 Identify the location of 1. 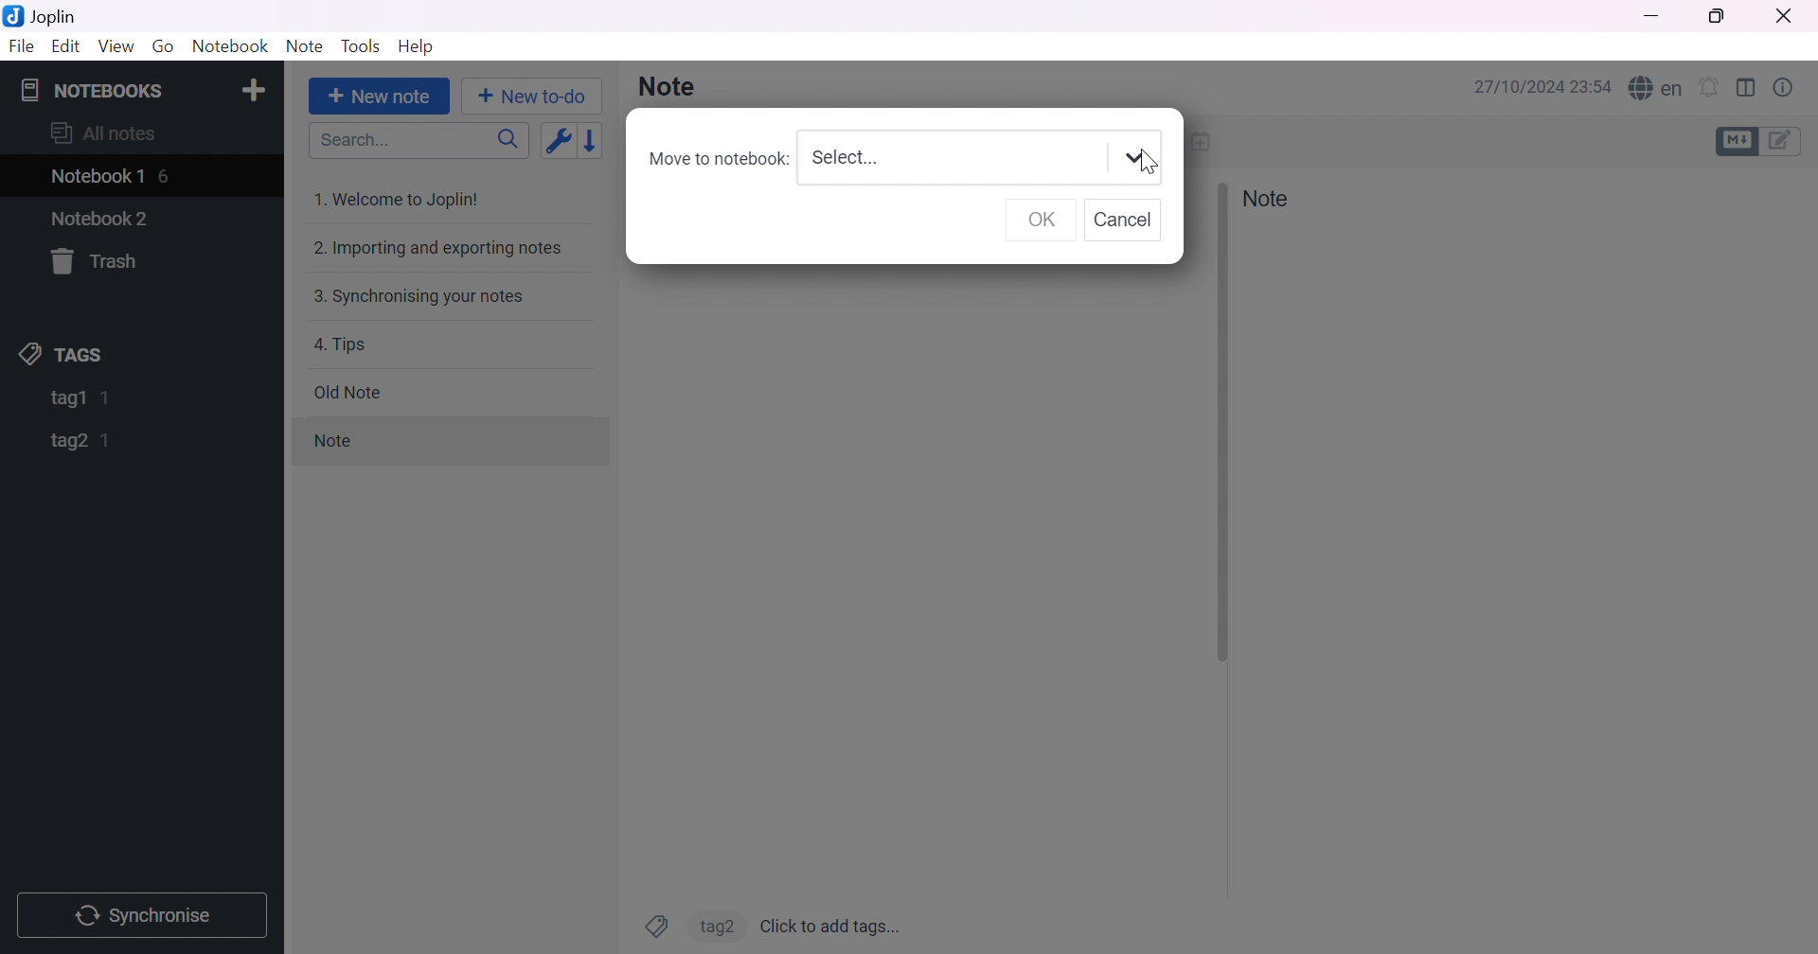
(109, 397).